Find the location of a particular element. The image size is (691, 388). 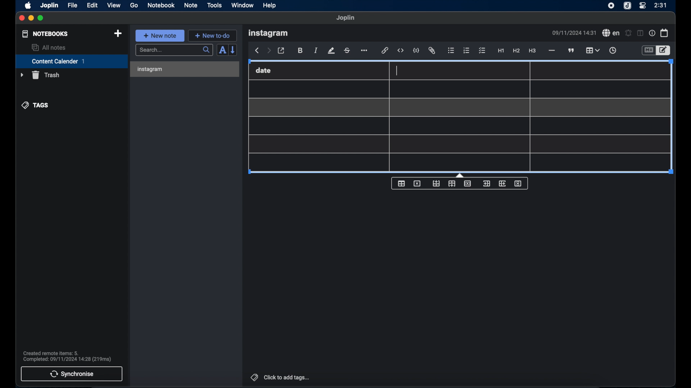

new to-do is located at coordinates (212, 36).